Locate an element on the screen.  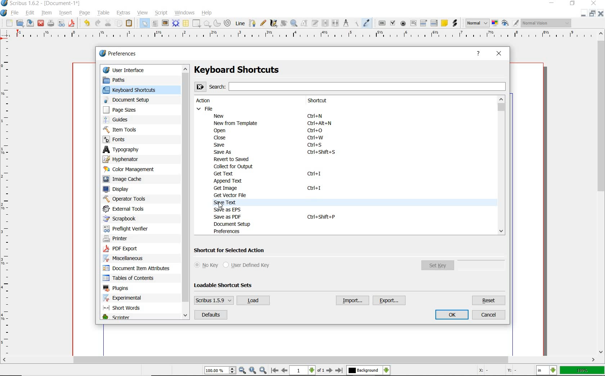
preflight verifier is located at coordinates (50, 24).